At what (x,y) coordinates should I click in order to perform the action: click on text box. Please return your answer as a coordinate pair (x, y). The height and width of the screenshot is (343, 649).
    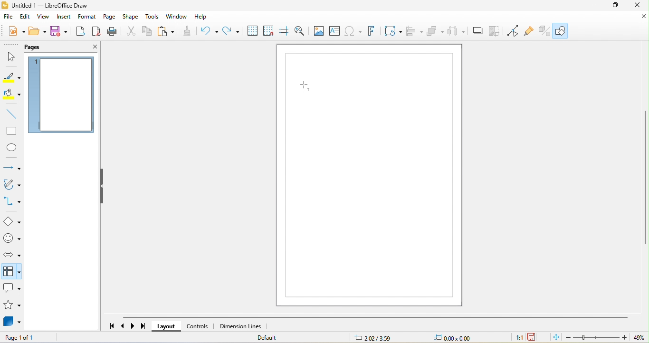
    Looking at the image, I should click on (334, 31).